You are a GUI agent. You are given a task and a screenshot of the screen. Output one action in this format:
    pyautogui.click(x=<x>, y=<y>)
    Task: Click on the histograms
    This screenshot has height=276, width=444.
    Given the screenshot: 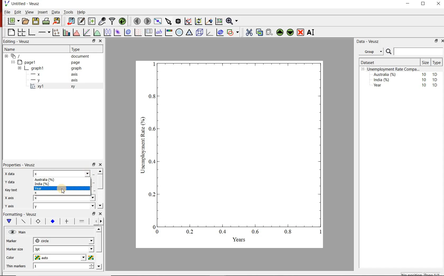 What is the action you would take?
    pyautogui.click(x=76, y=32)
    